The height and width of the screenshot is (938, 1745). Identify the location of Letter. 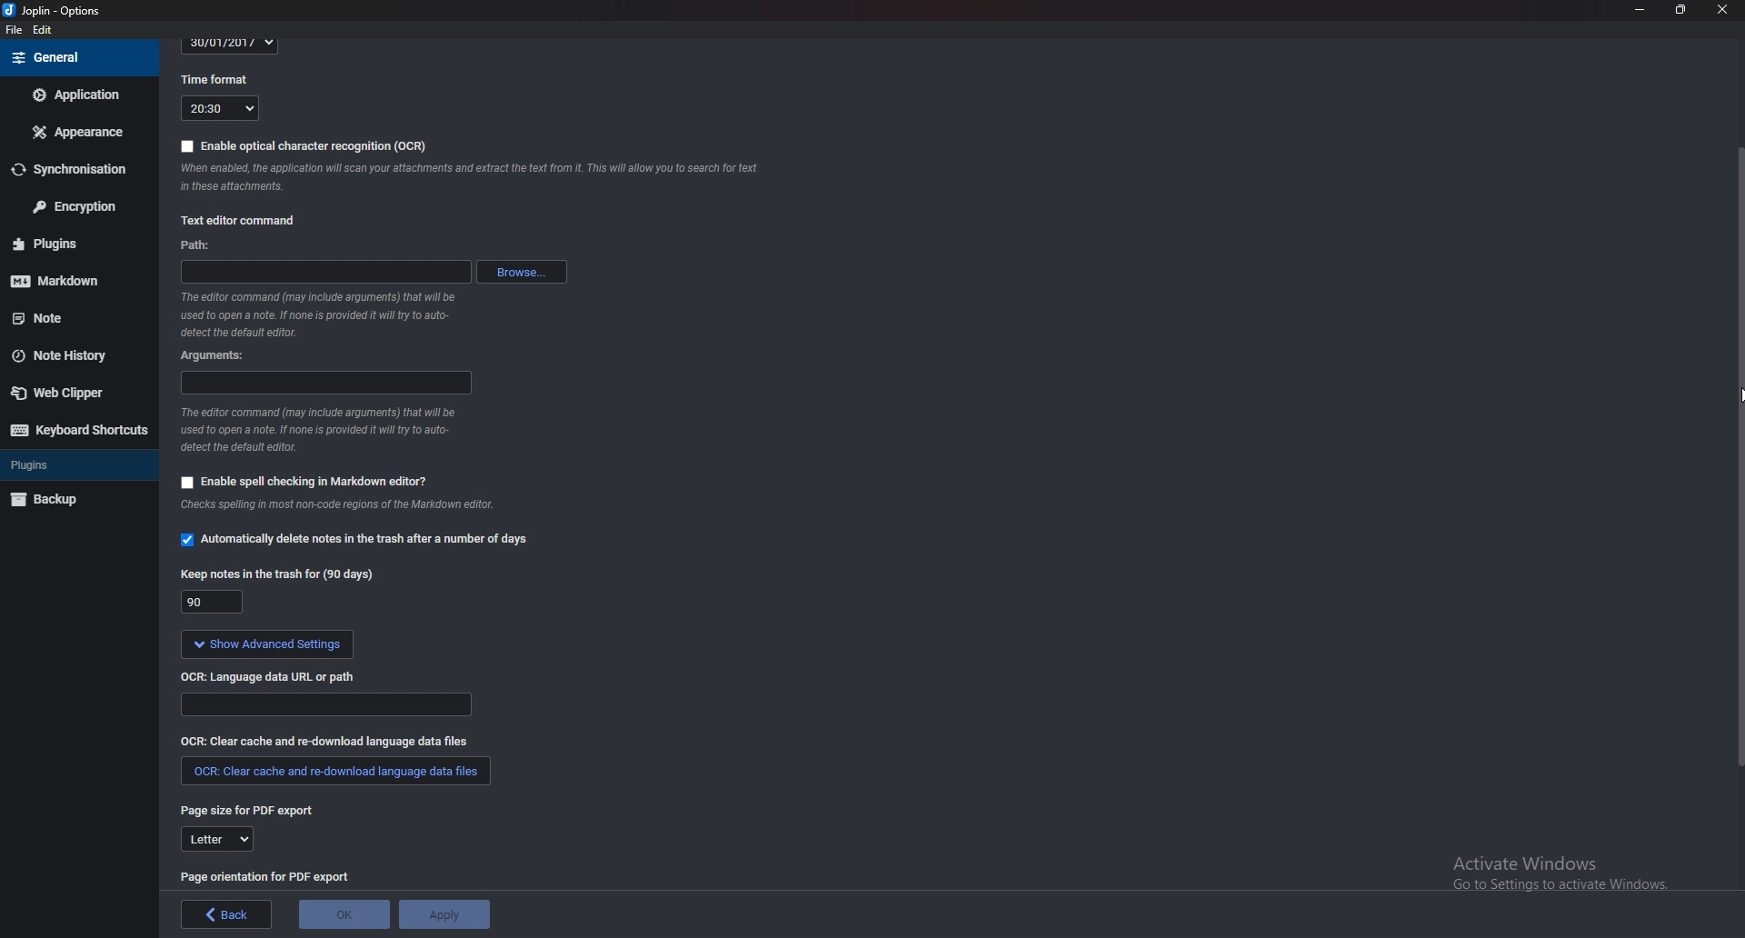
(218, 840).